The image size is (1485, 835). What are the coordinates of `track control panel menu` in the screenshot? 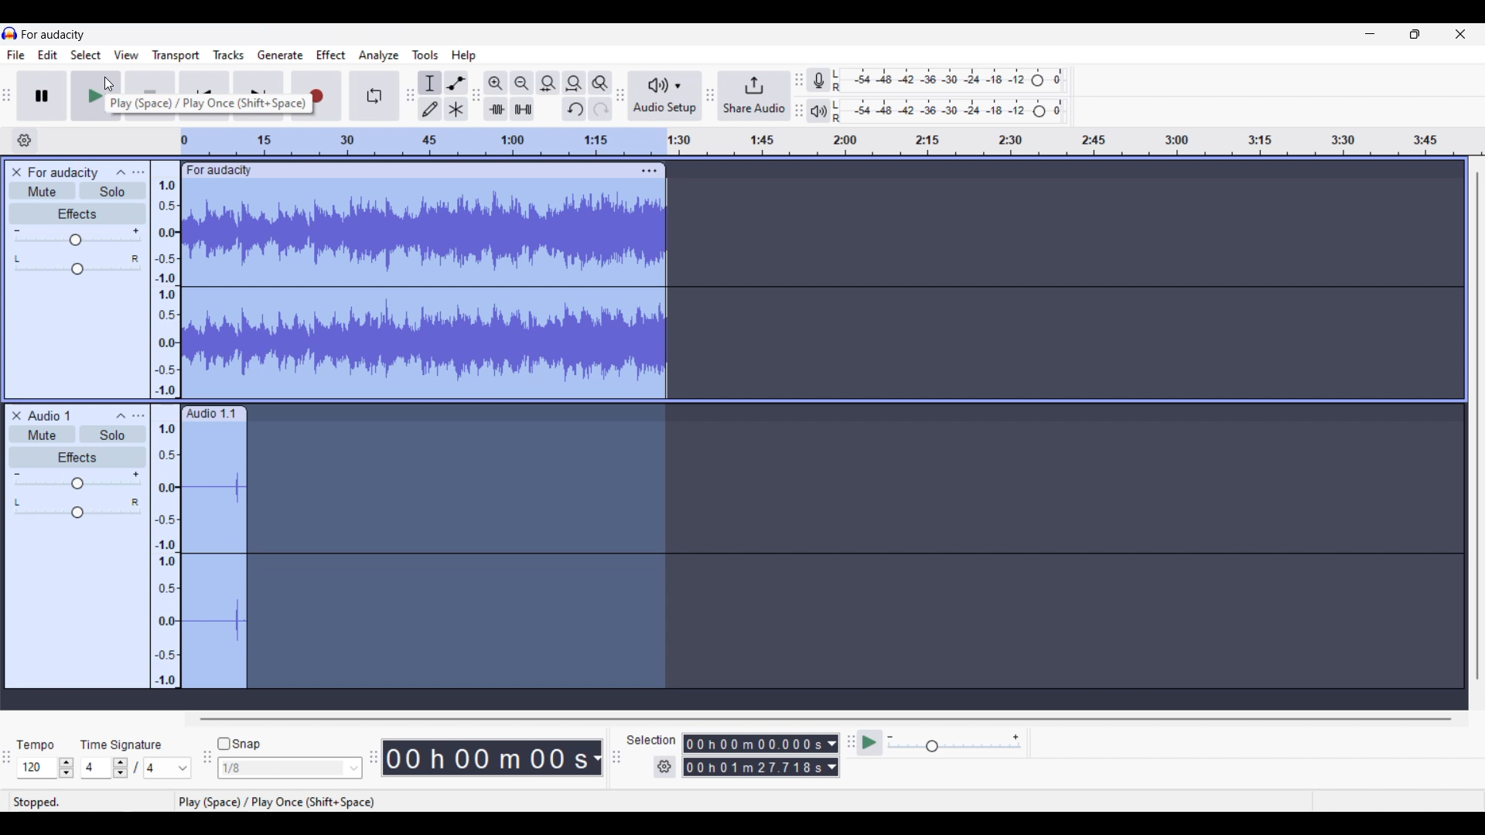 It's located at (139, 416).